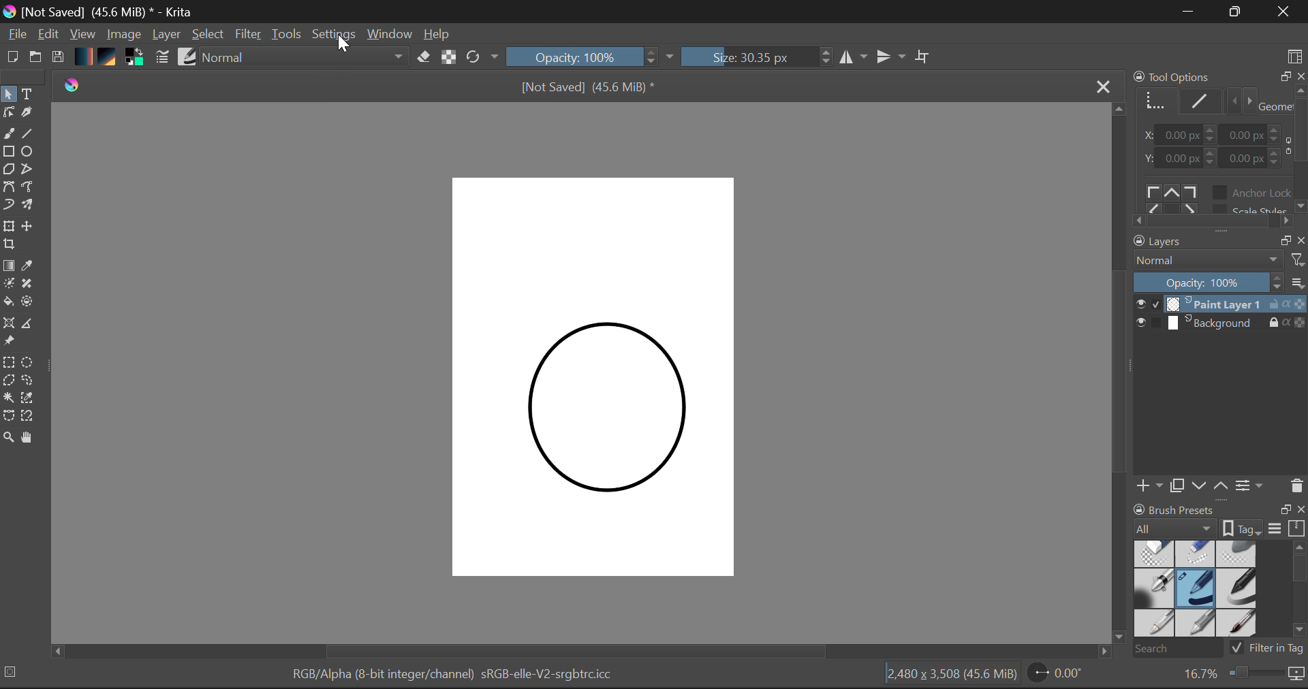 Image resolution: width=1308 pixels, height=689 pixels. Describe the element at coordinates (1219, 242) in the screenshot. I see `Layers Docket Tab` at that location.